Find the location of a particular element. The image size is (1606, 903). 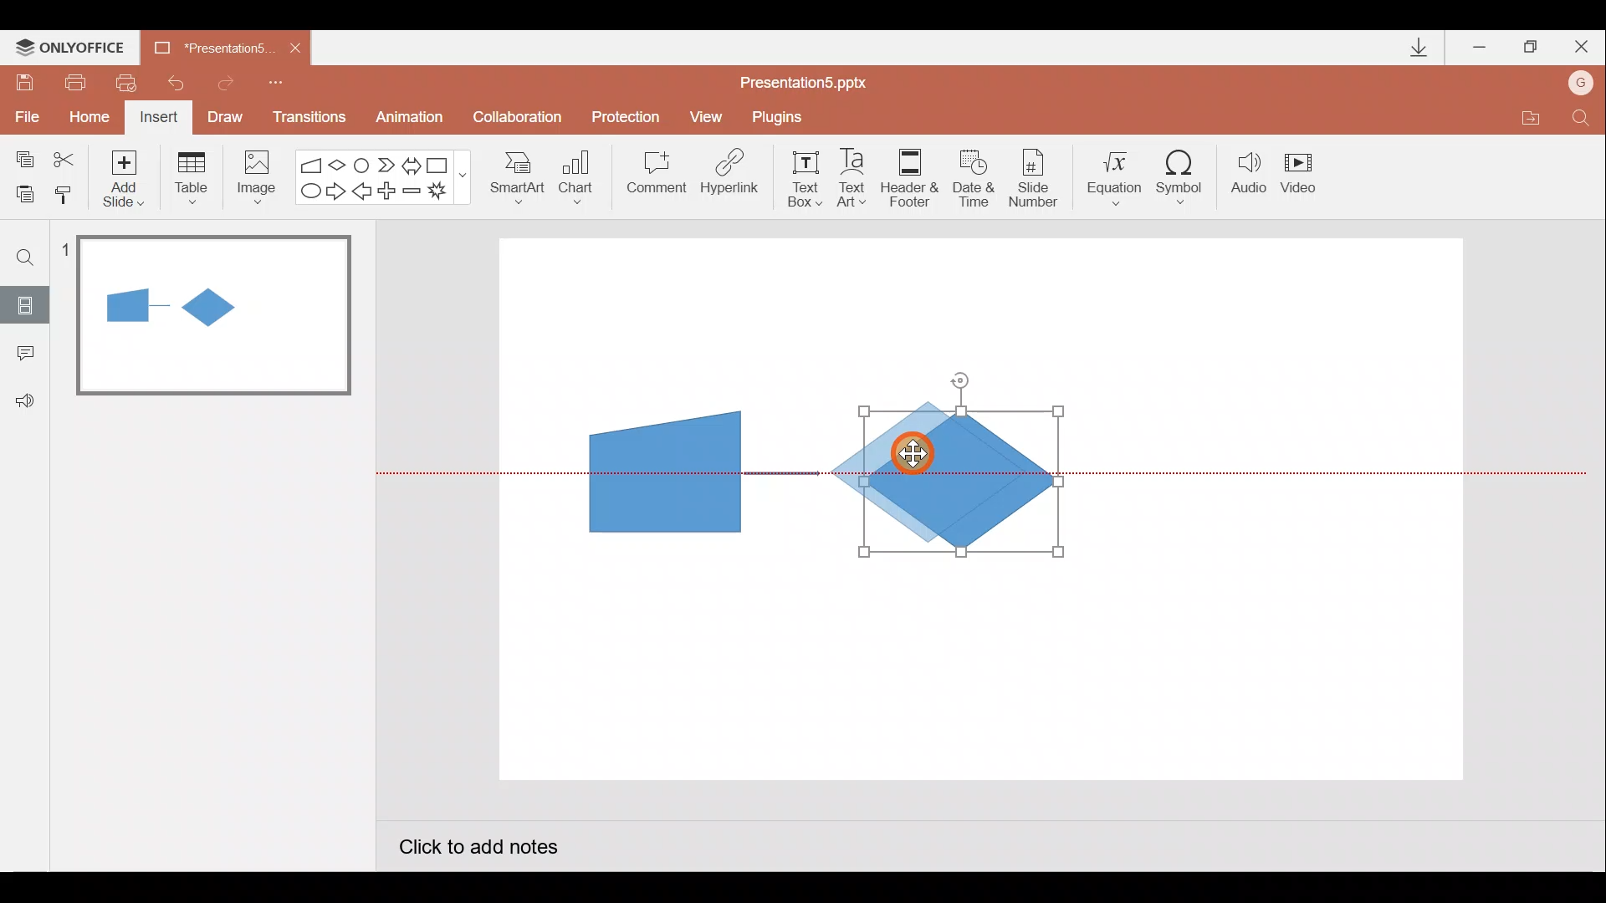

Close is located at coordinates (1582, 50).